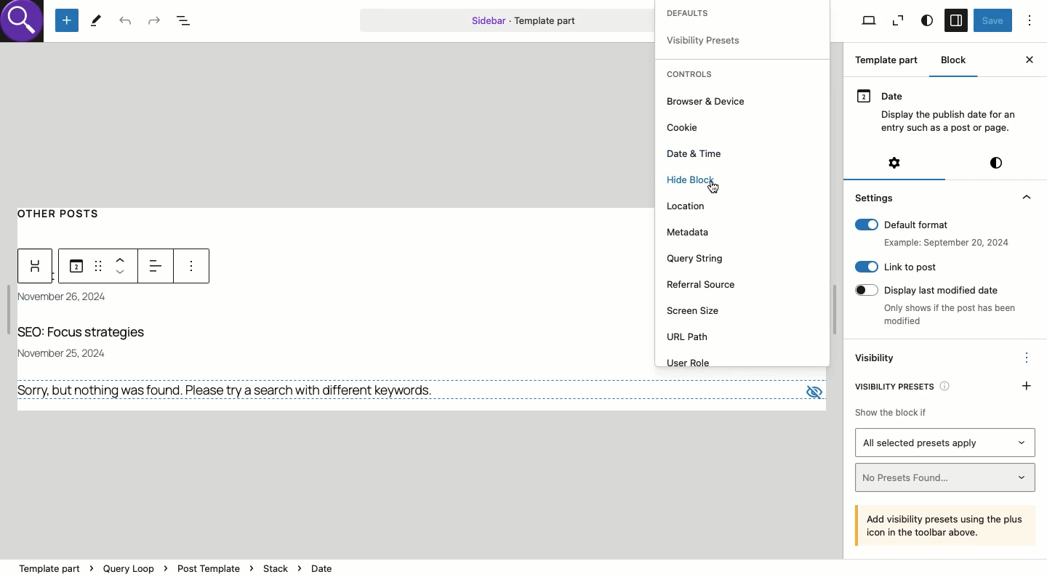 Image resolution: width=1047 pixels, height=577 pixels. Describe the element at coordinates (71, 298) in the screenshot. I see `Date` at that location.